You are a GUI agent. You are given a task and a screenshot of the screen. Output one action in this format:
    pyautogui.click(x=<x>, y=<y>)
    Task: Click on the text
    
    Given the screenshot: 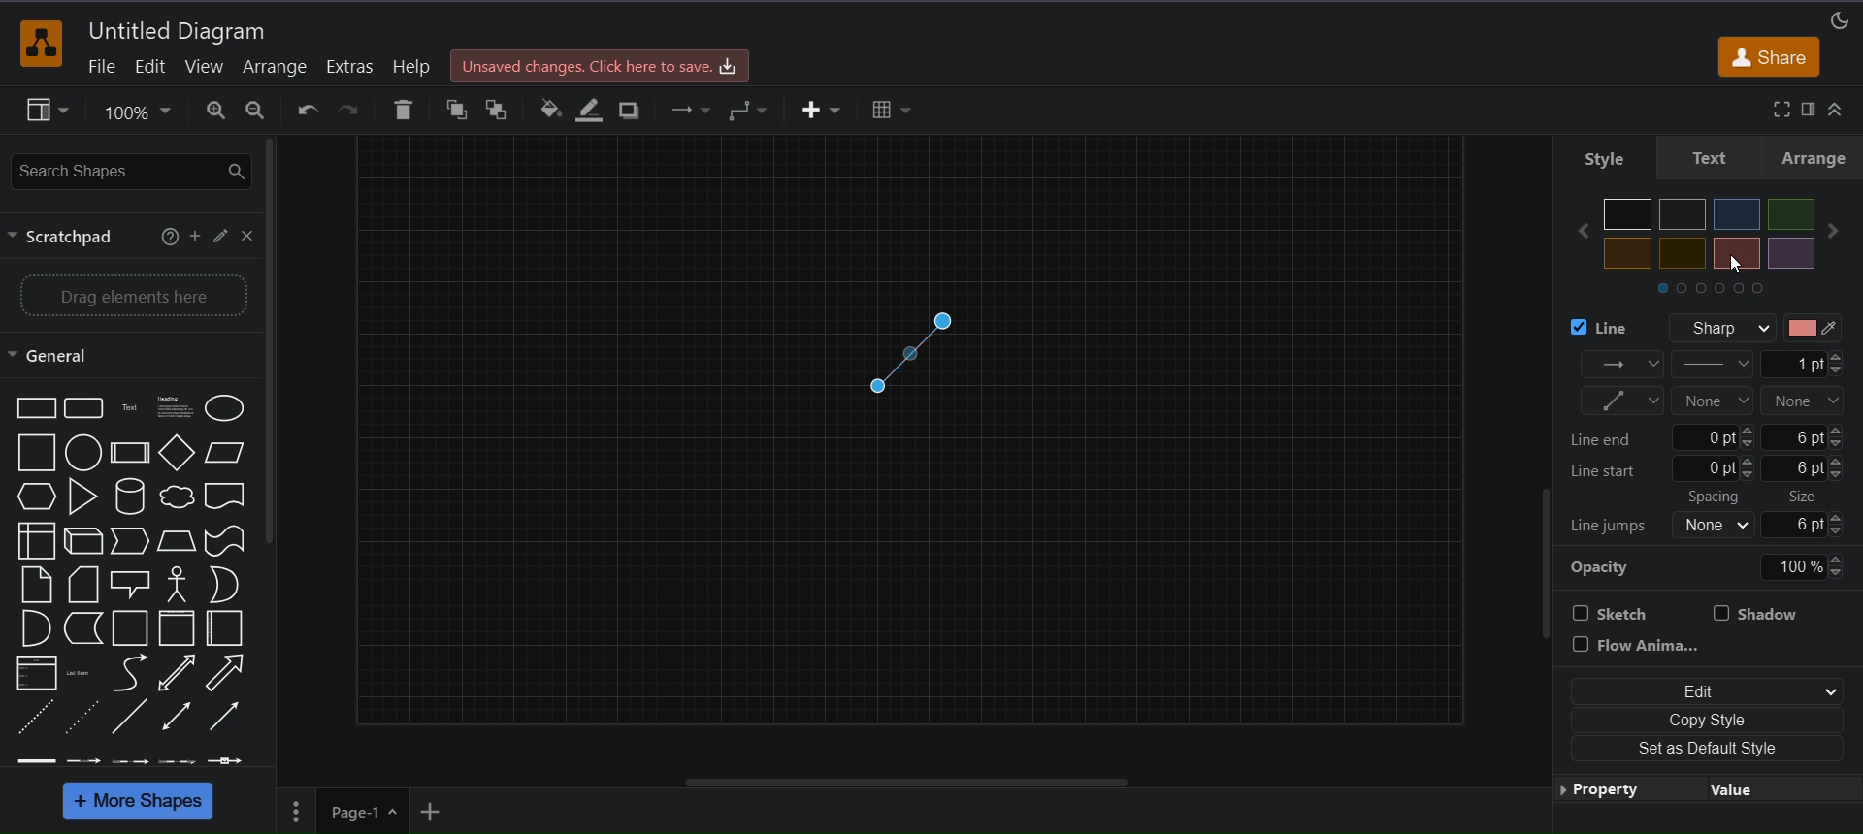 What is the action you would take?
    pyautogui.click(x=1718, y=162)
    